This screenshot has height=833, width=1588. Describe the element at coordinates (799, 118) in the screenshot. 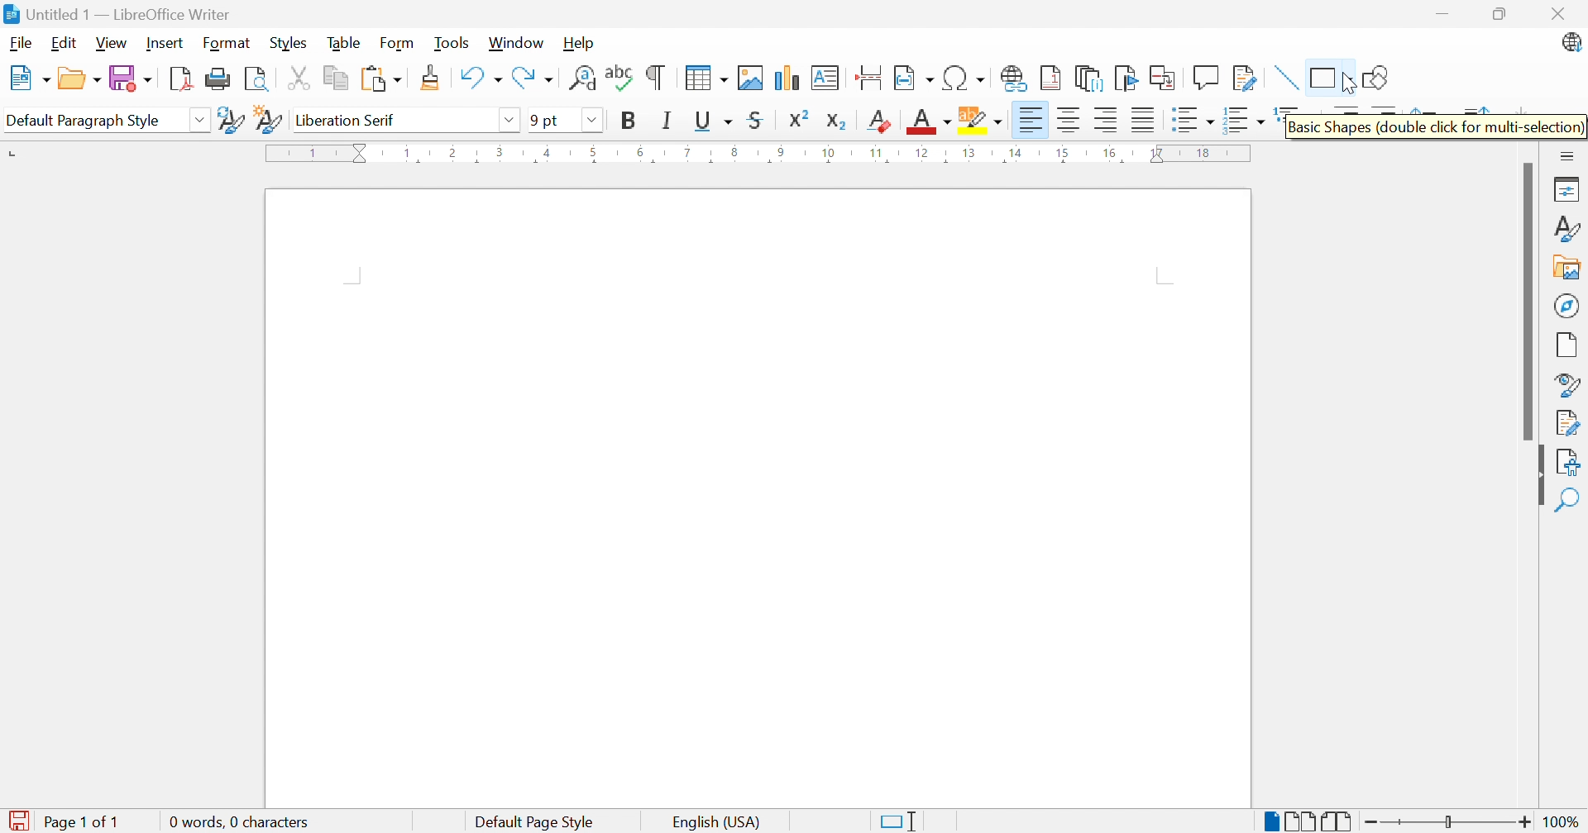

I see `Superscript` at that location.